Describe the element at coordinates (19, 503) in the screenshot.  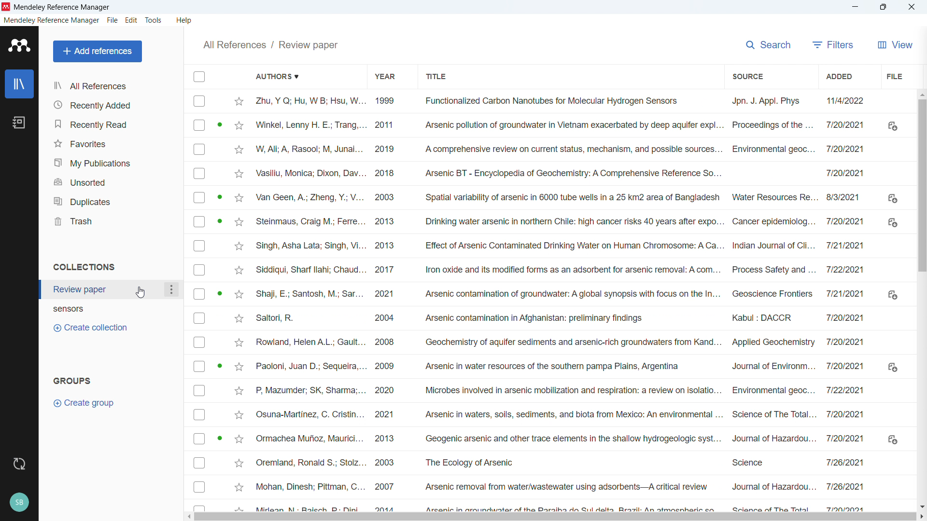
I see `Profile ` at that location.